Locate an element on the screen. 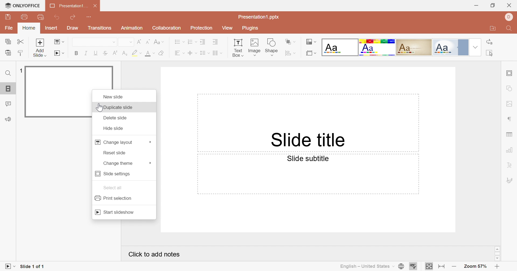 The height and width of the screenshot is (271, 517). Align Text Left is located at coordinates (177, 53).